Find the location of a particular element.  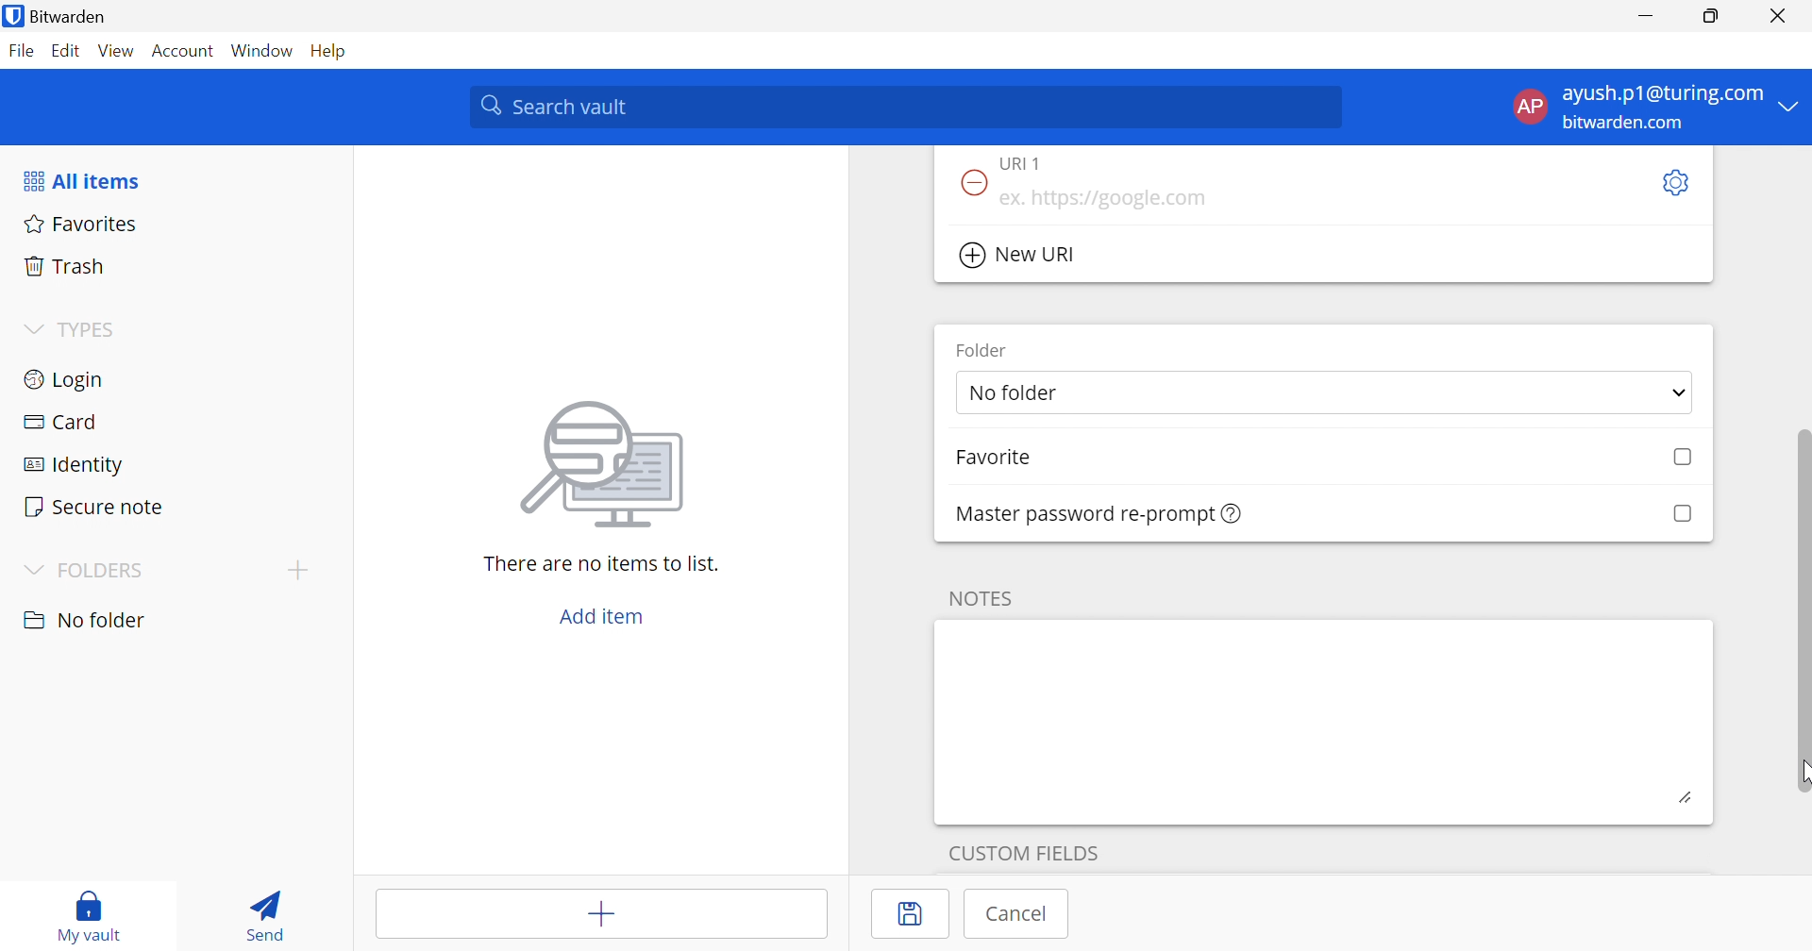

Card is located at coordinates (59, 422).